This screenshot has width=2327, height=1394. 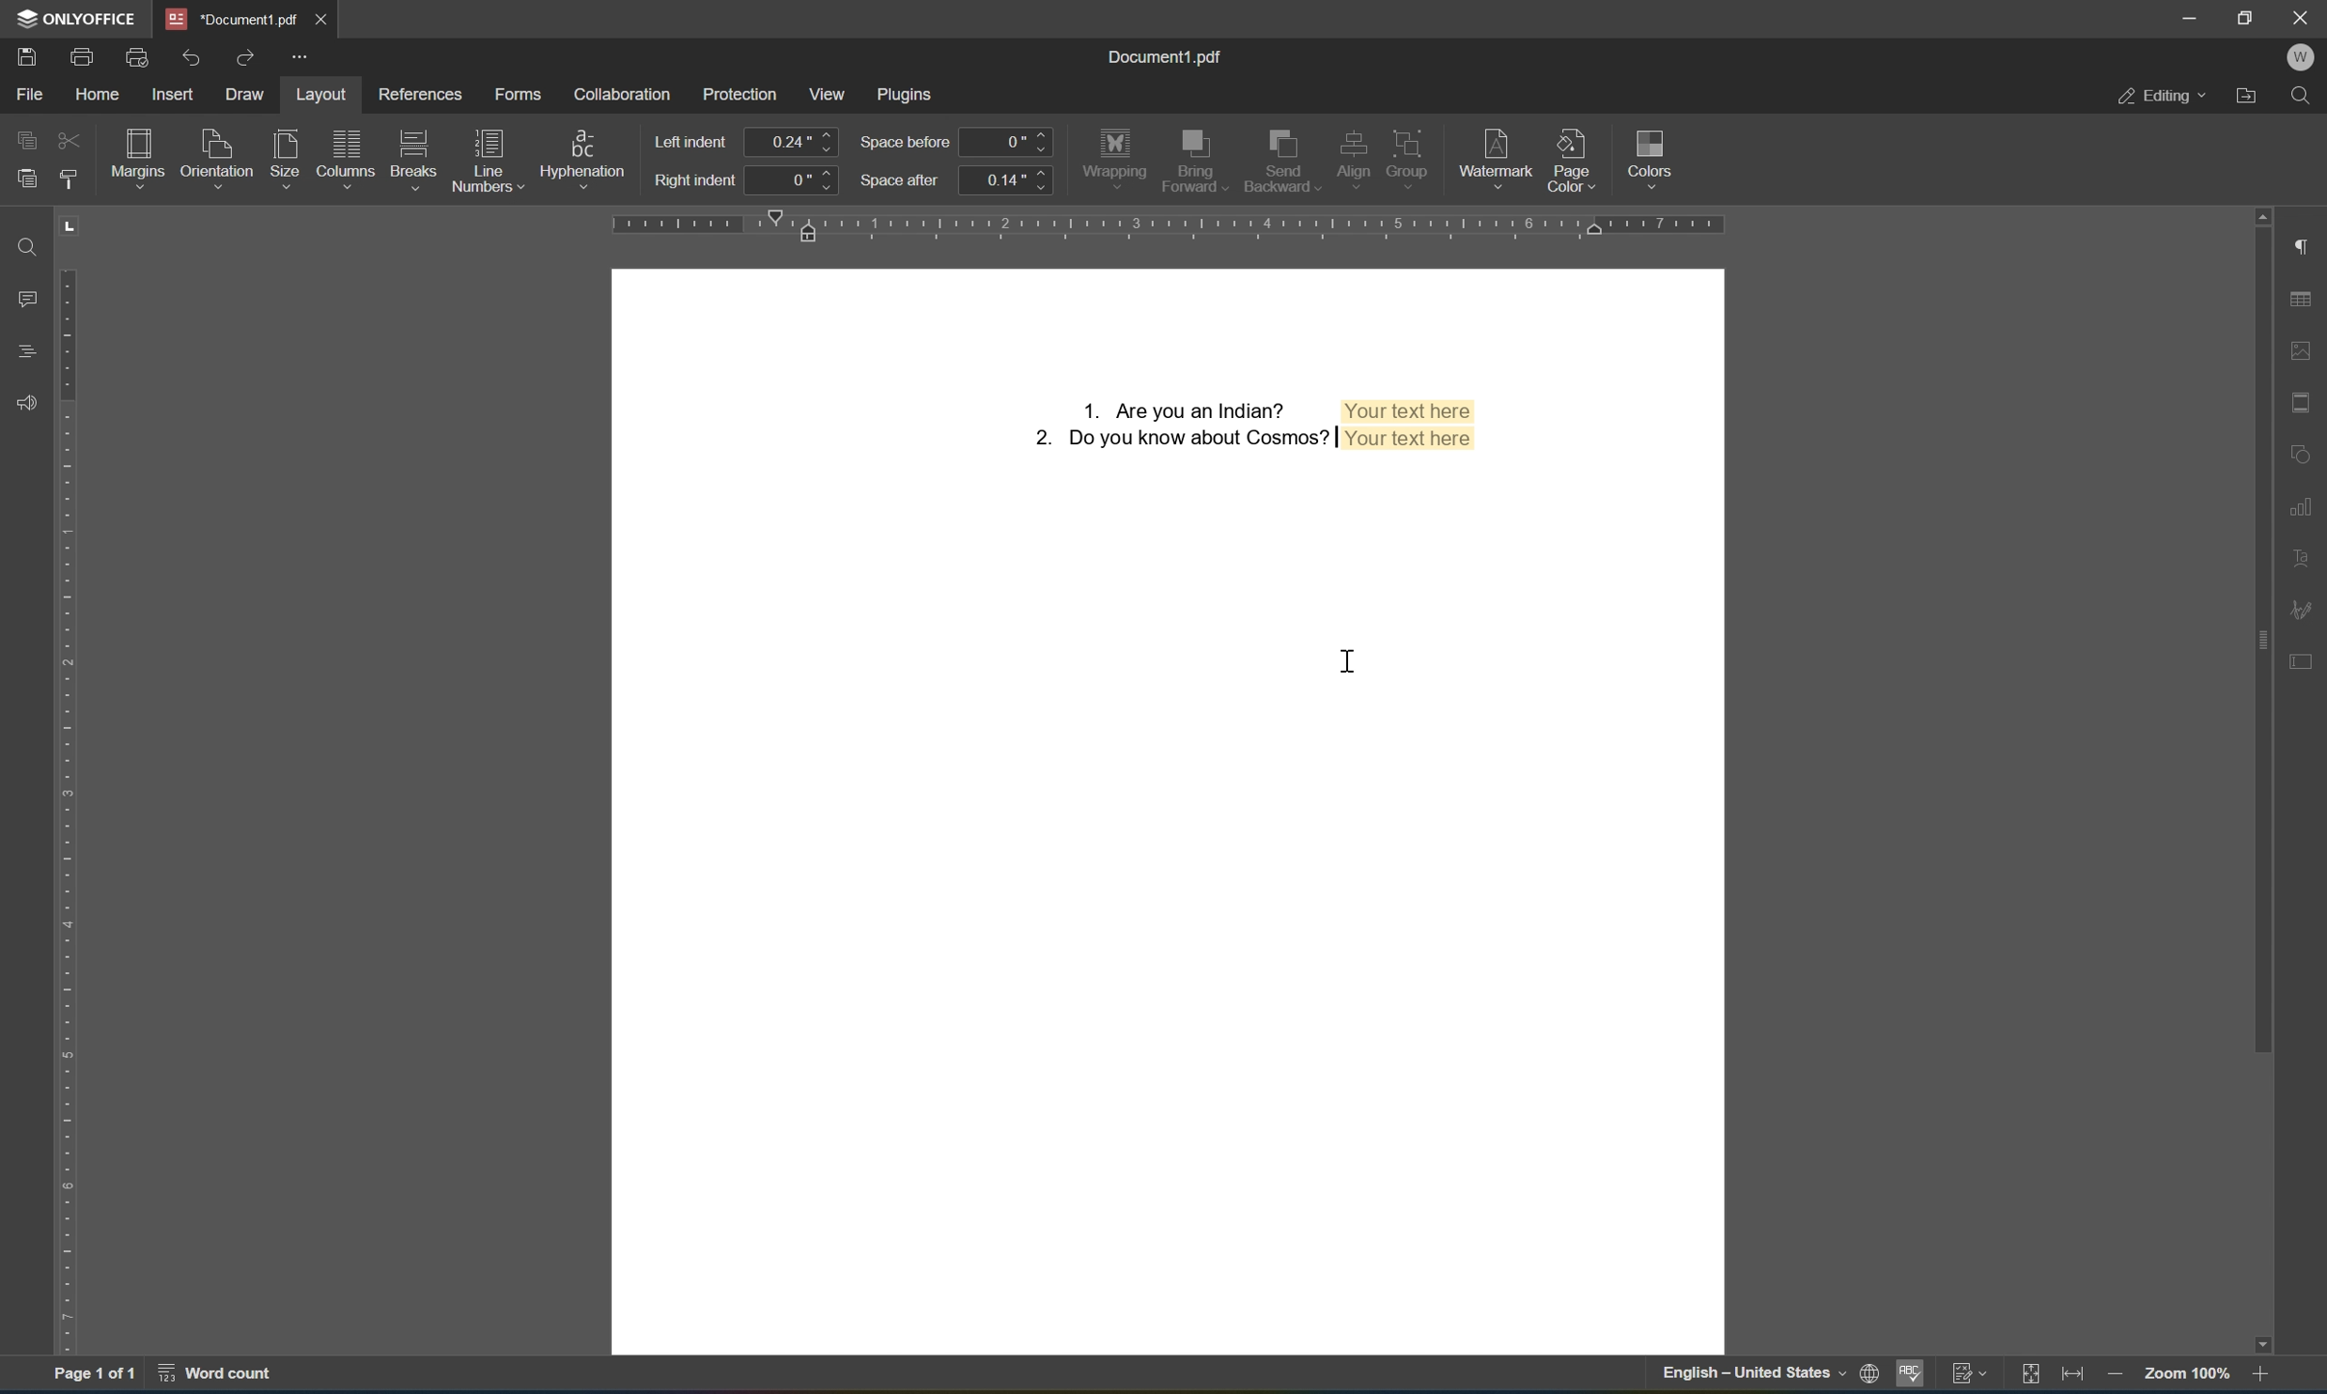 What do you see at coordinates (232, 19) in the screenshot?
I see `document1` at bounding box center [232, 19].